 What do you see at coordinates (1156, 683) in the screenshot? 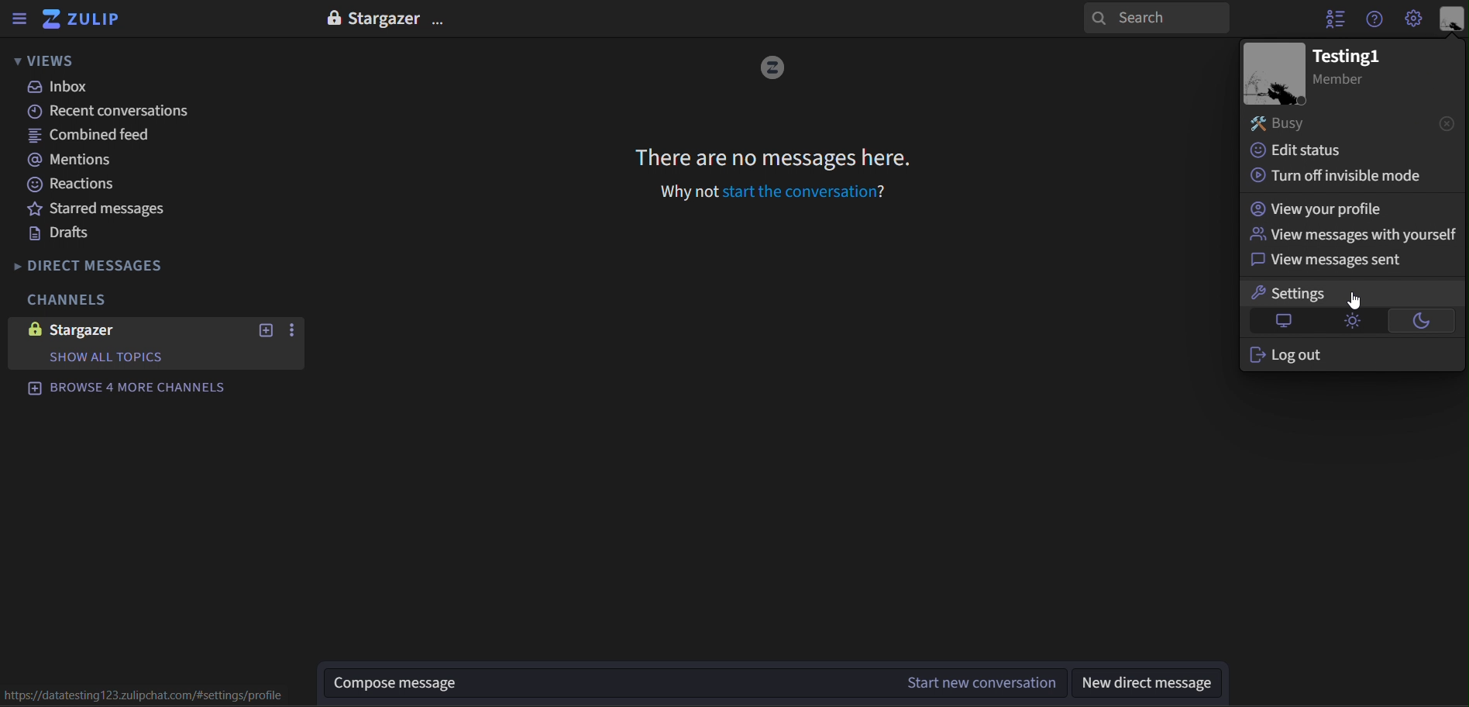
I see `new direct message` at bounding box center [1156, 683].